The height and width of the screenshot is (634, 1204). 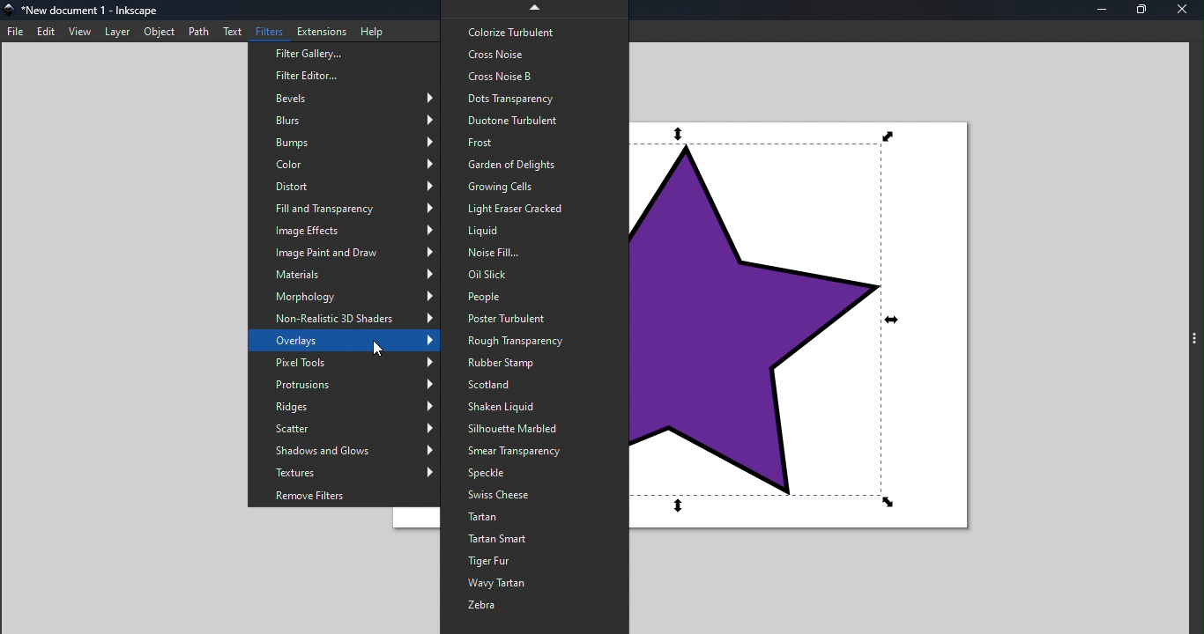 What do you see at coordinates (534, 98) in the screenshot?
I see `Dots transparency` at bounding box center [534, 98].